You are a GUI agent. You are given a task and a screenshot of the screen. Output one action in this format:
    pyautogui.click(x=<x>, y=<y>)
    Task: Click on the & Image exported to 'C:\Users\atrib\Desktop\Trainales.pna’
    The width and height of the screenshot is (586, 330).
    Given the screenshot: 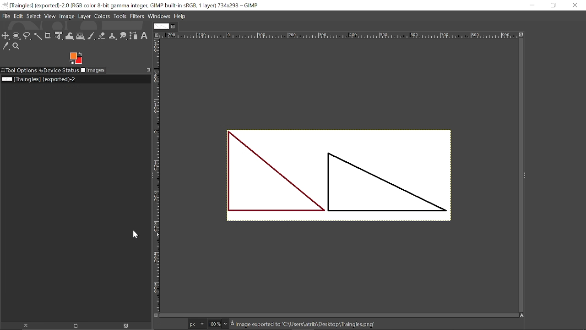 What is the action you would take?
    pyautogui.click(x=309, y=324)
    